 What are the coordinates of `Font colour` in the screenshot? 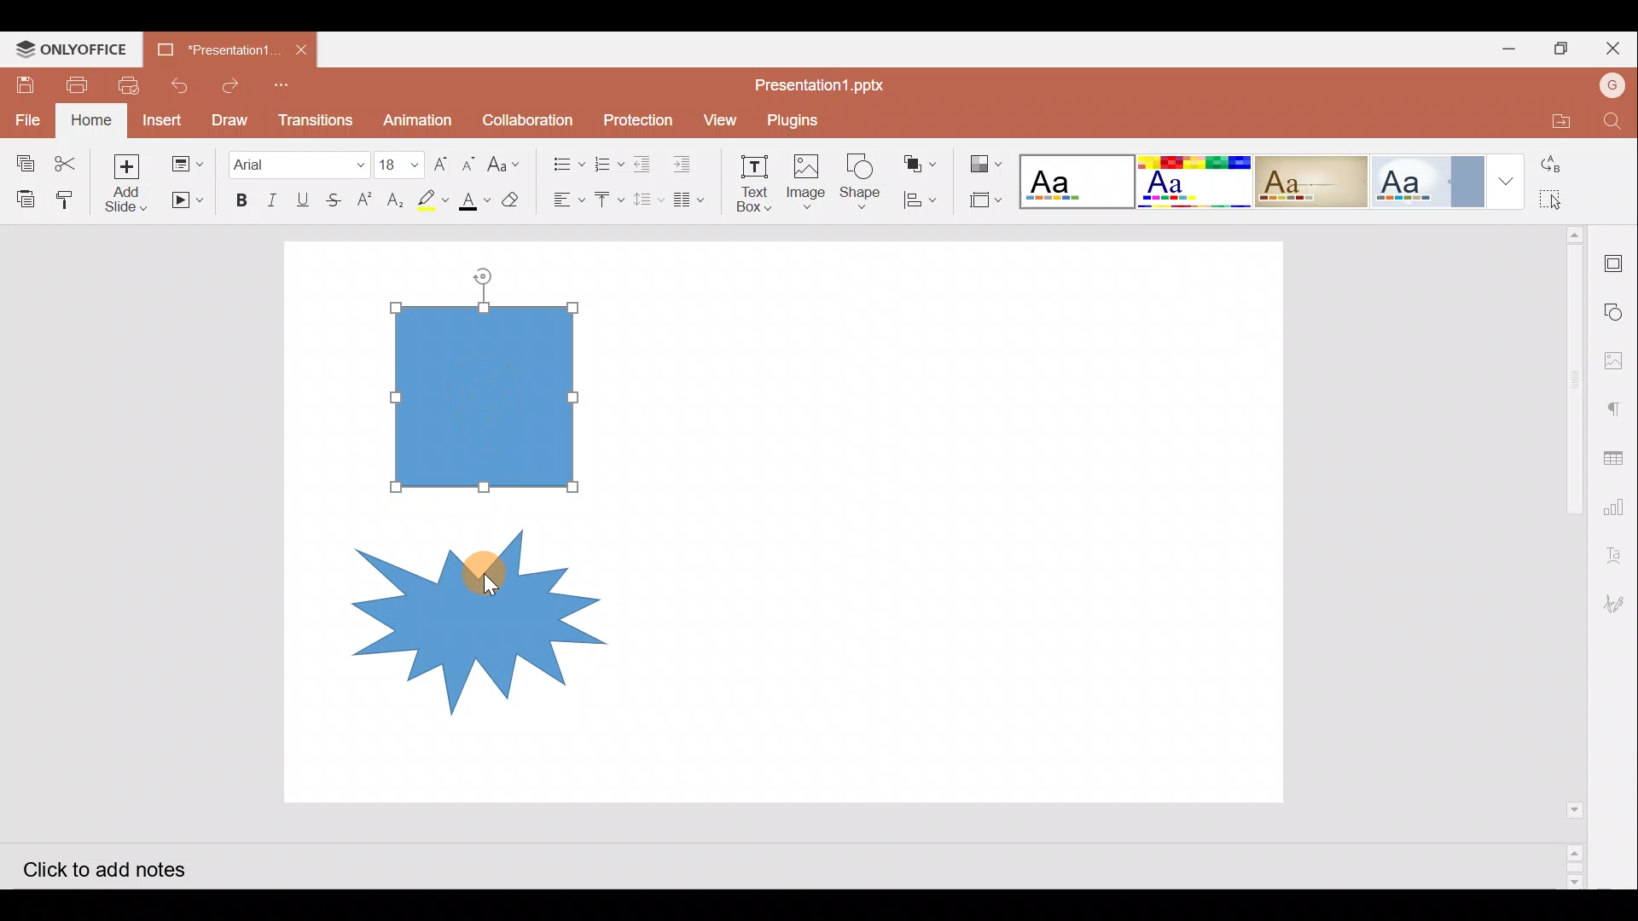 It's located at (473, 200).